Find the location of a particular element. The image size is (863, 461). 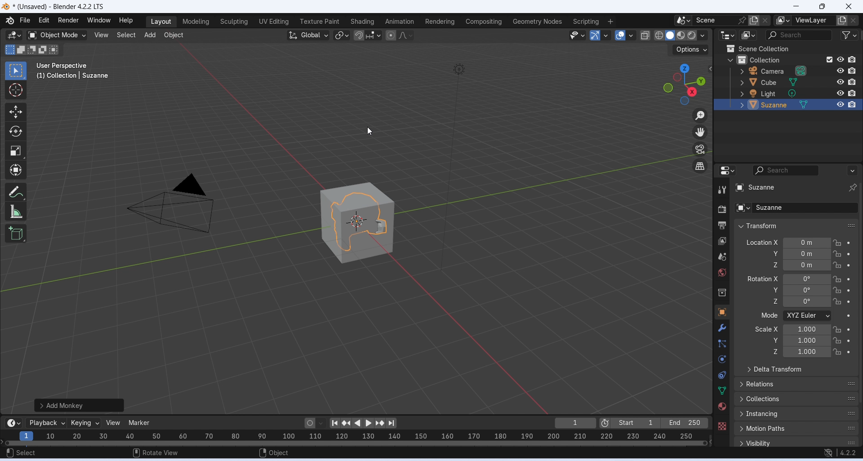

show gizmo is located at coordinates (595, 35).